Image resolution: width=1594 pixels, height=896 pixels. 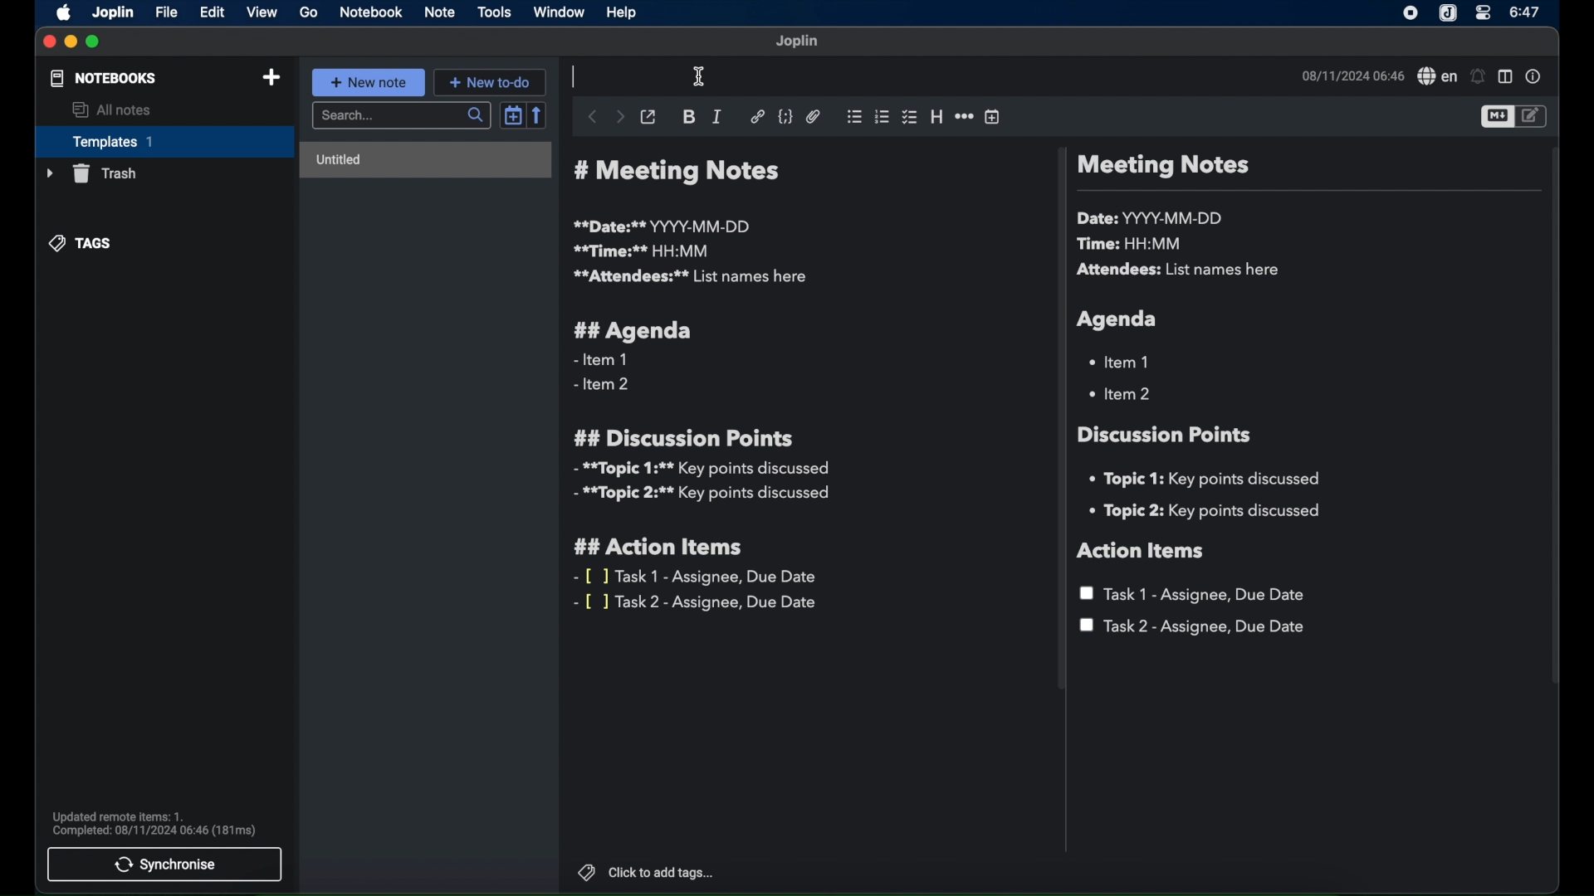 I want to click on tags, so click(x=82, y=243).